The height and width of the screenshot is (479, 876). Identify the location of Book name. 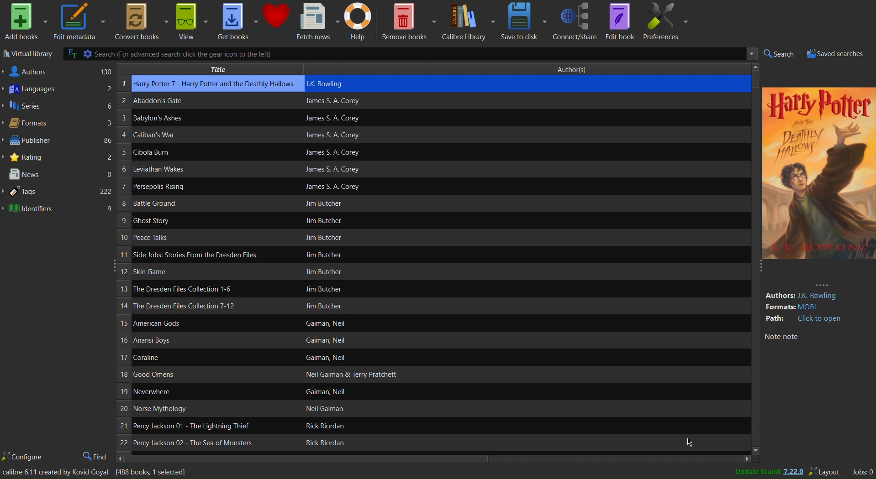
(183, 203).